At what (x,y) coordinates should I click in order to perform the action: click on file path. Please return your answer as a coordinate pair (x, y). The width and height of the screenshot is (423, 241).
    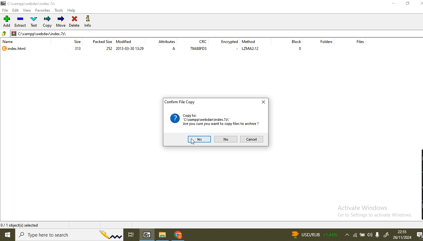
    Looking at the image, I should click on (217, 32).